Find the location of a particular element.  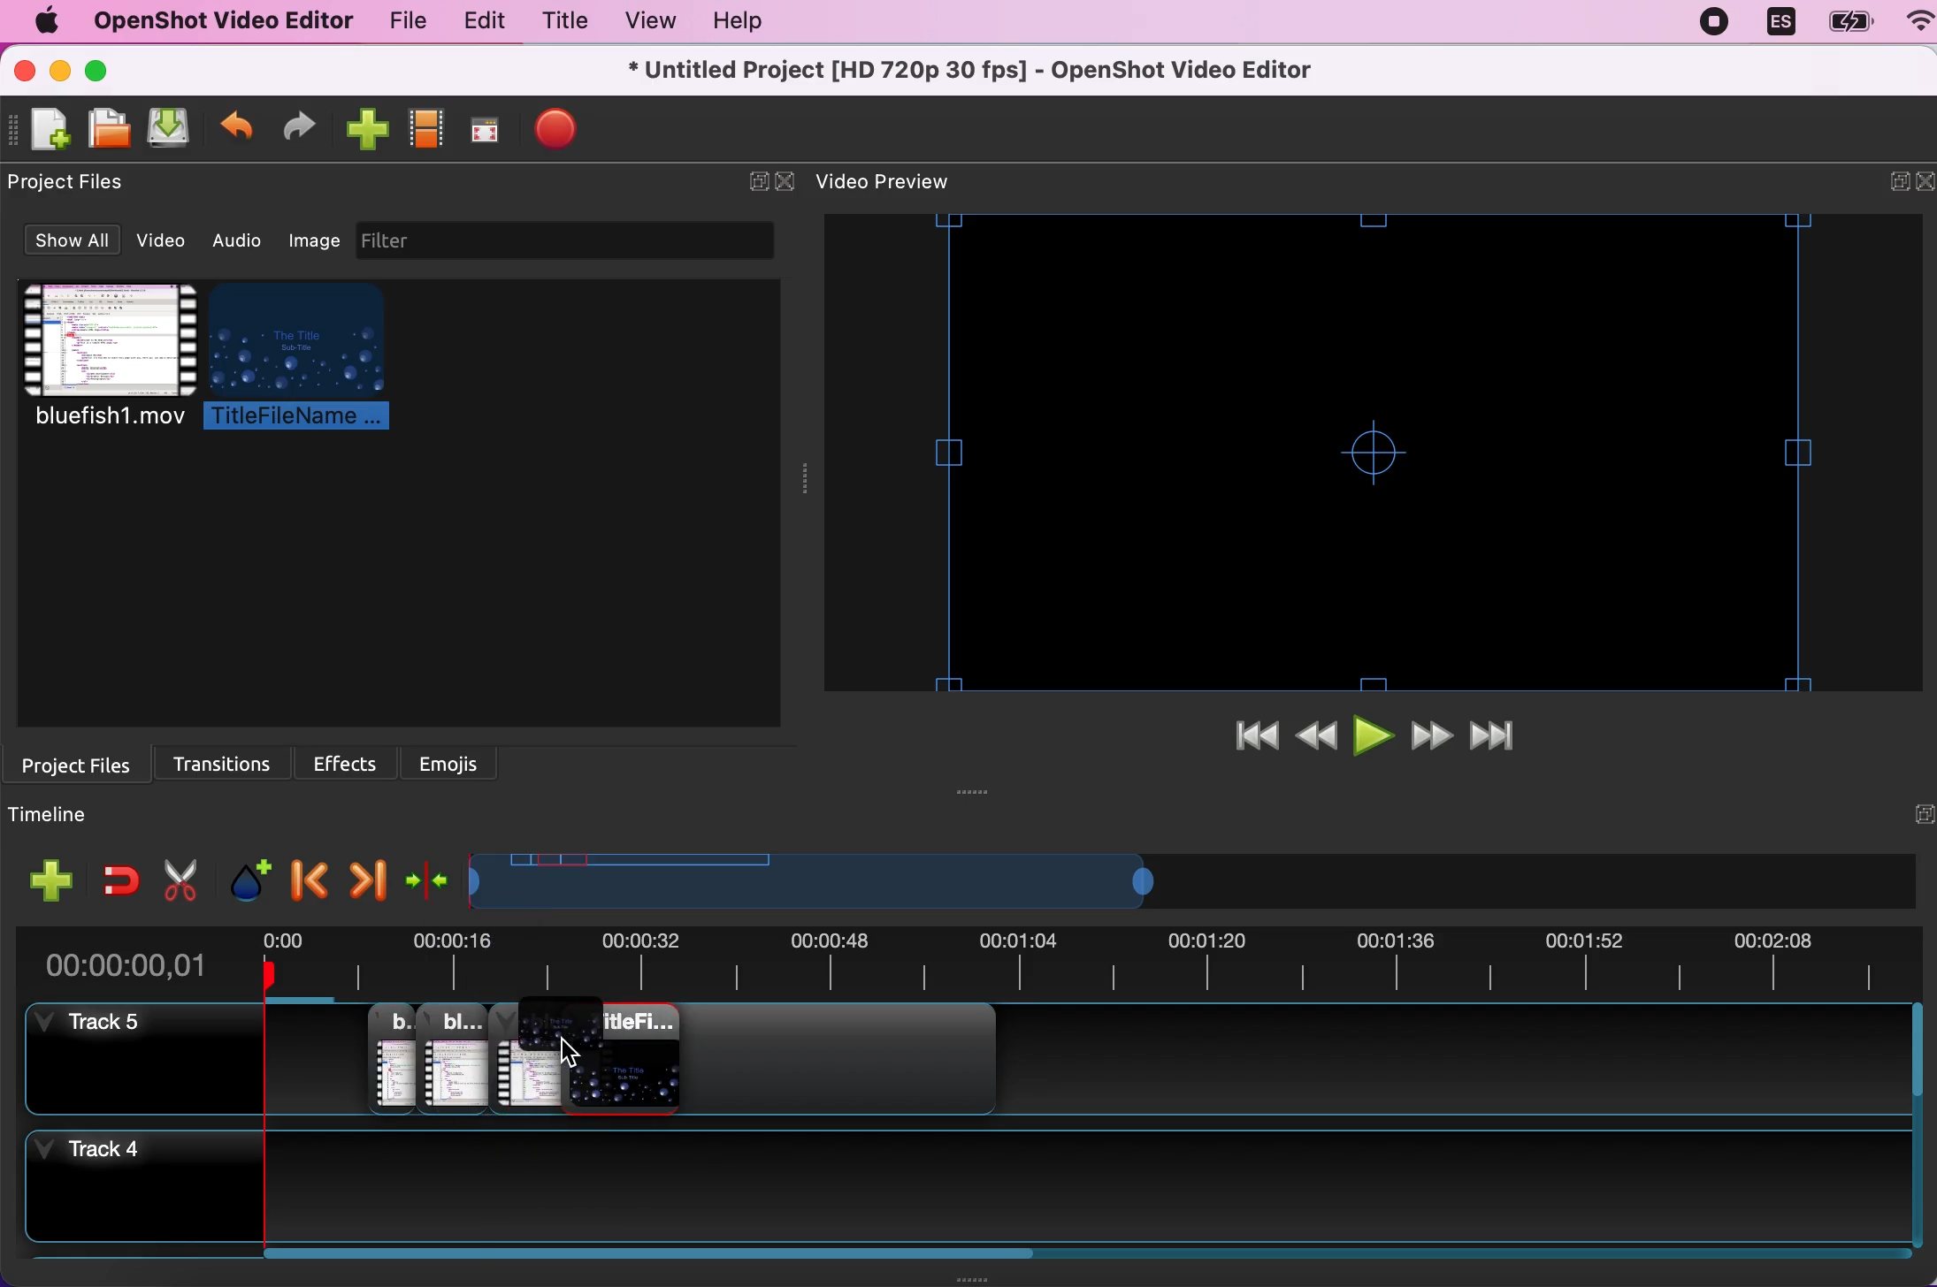

close is located at coordinates (1925, 183).